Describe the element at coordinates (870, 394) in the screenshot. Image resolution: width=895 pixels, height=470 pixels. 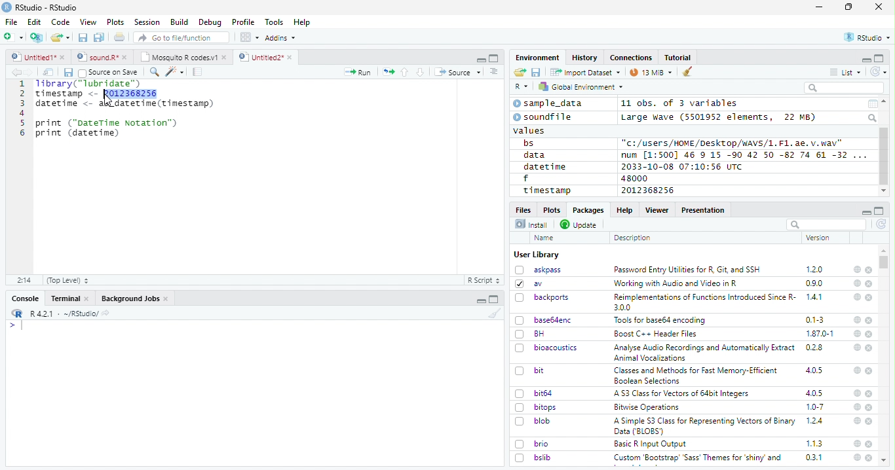
I see `close` at that location.